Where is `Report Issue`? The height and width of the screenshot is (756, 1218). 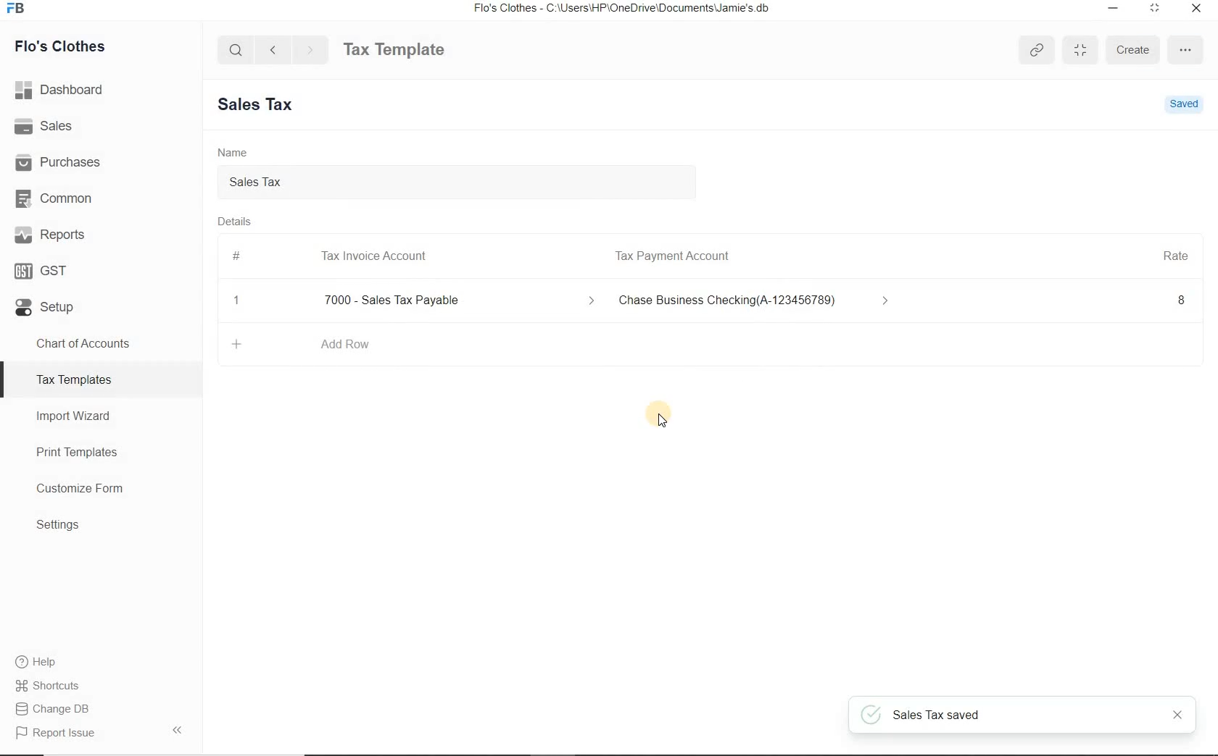 Report Issue is located at coordinates (101, 732).